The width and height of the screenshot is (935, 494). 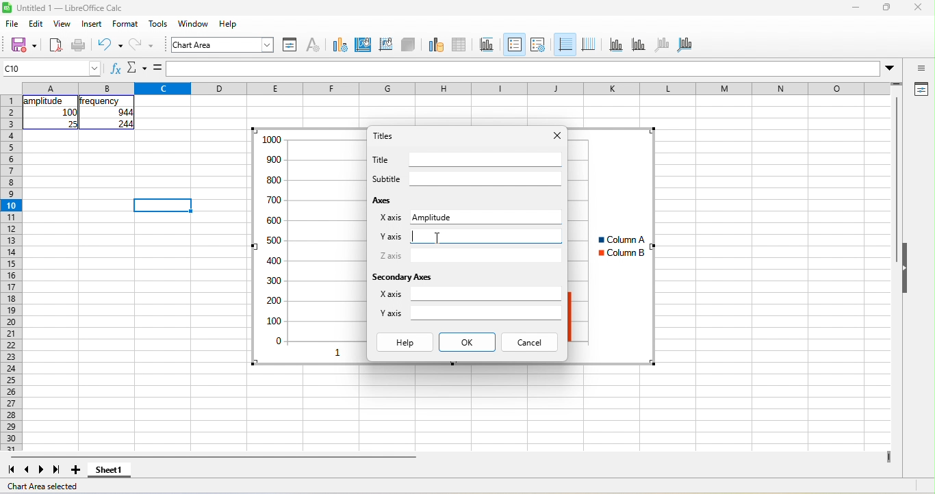 I want to click on cell name, so click(x=51, y=68).